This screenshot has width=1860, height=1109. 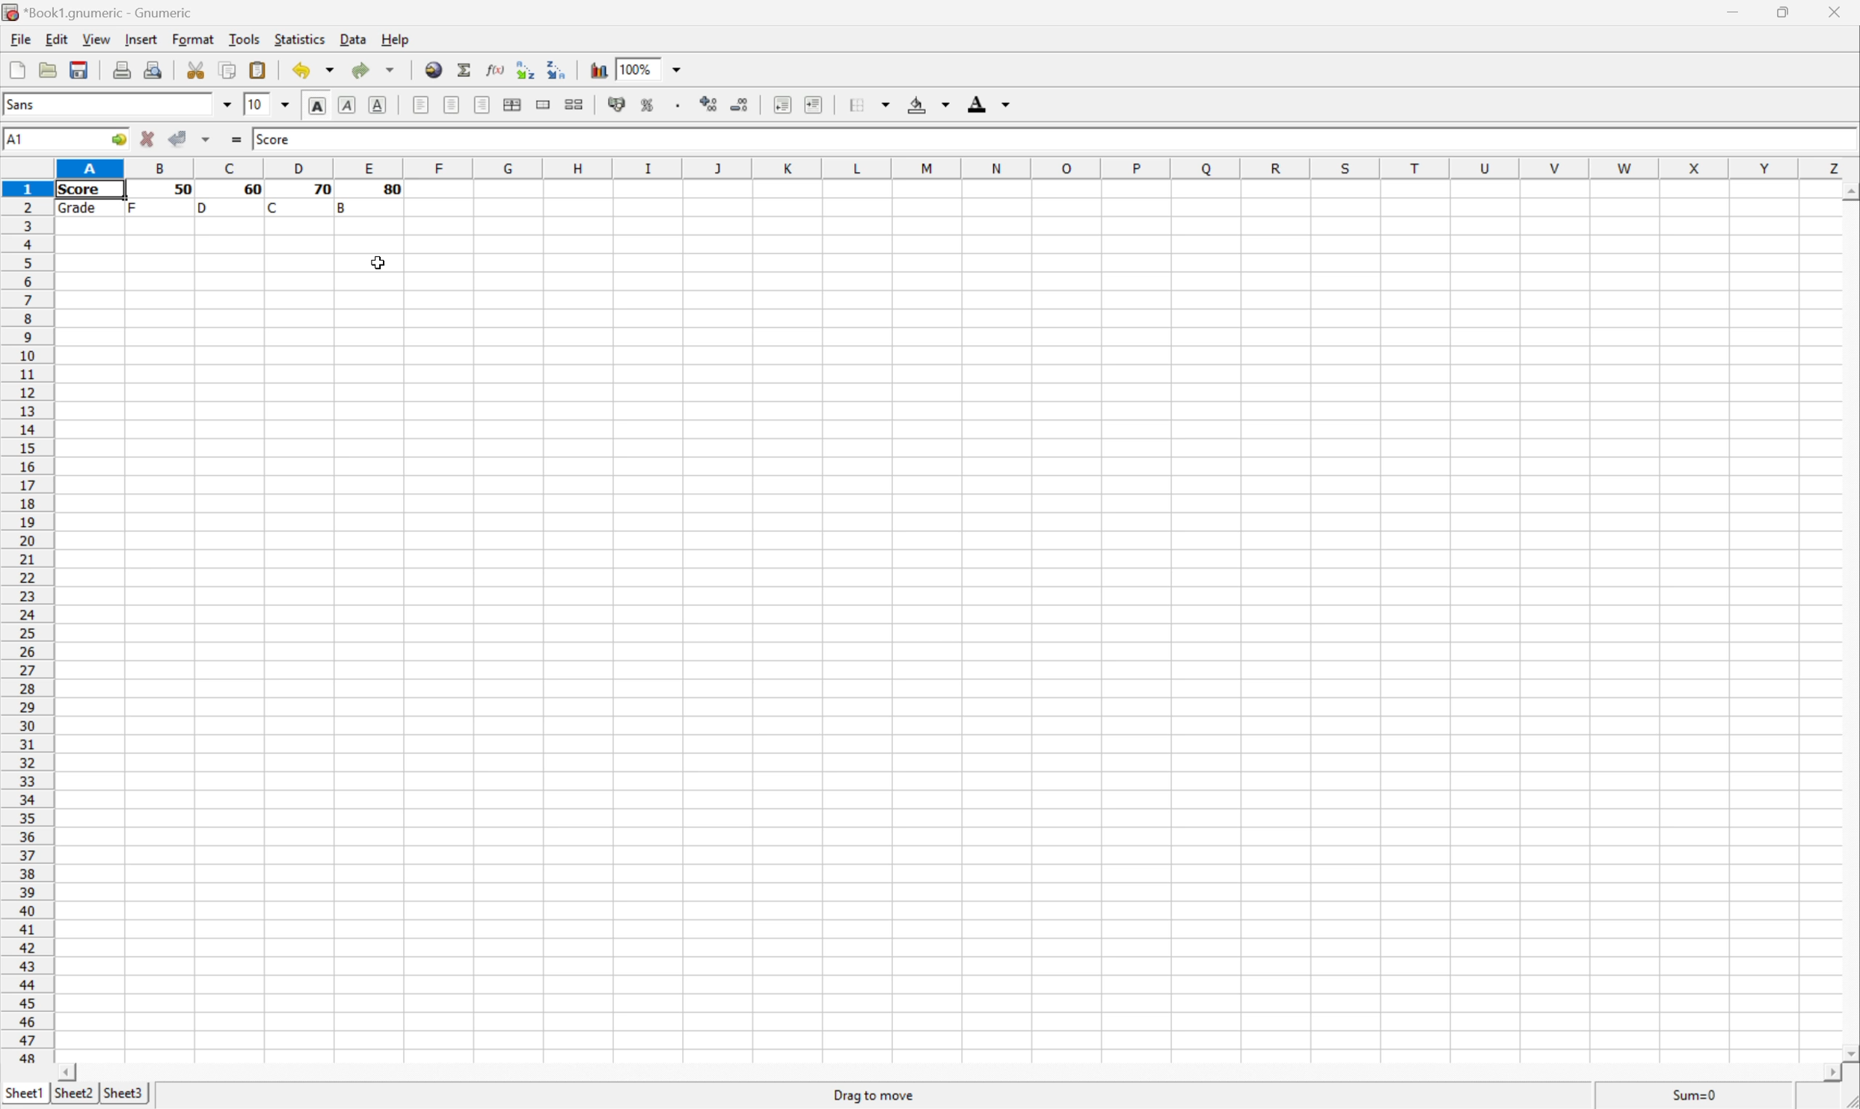 What do you see at coordinates (375, 71) in the screenshot?
I see `Redo` at bounding box center [375, 71].